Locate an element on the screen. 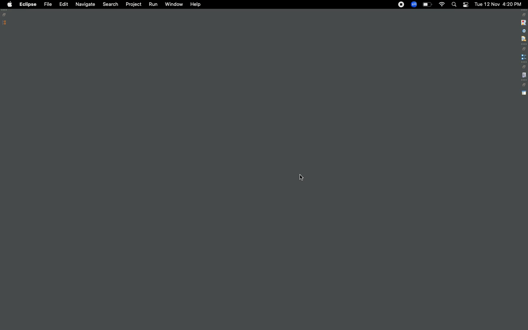 This screenshot has height=330, width=528. Search is located at coordinates (454, 4).